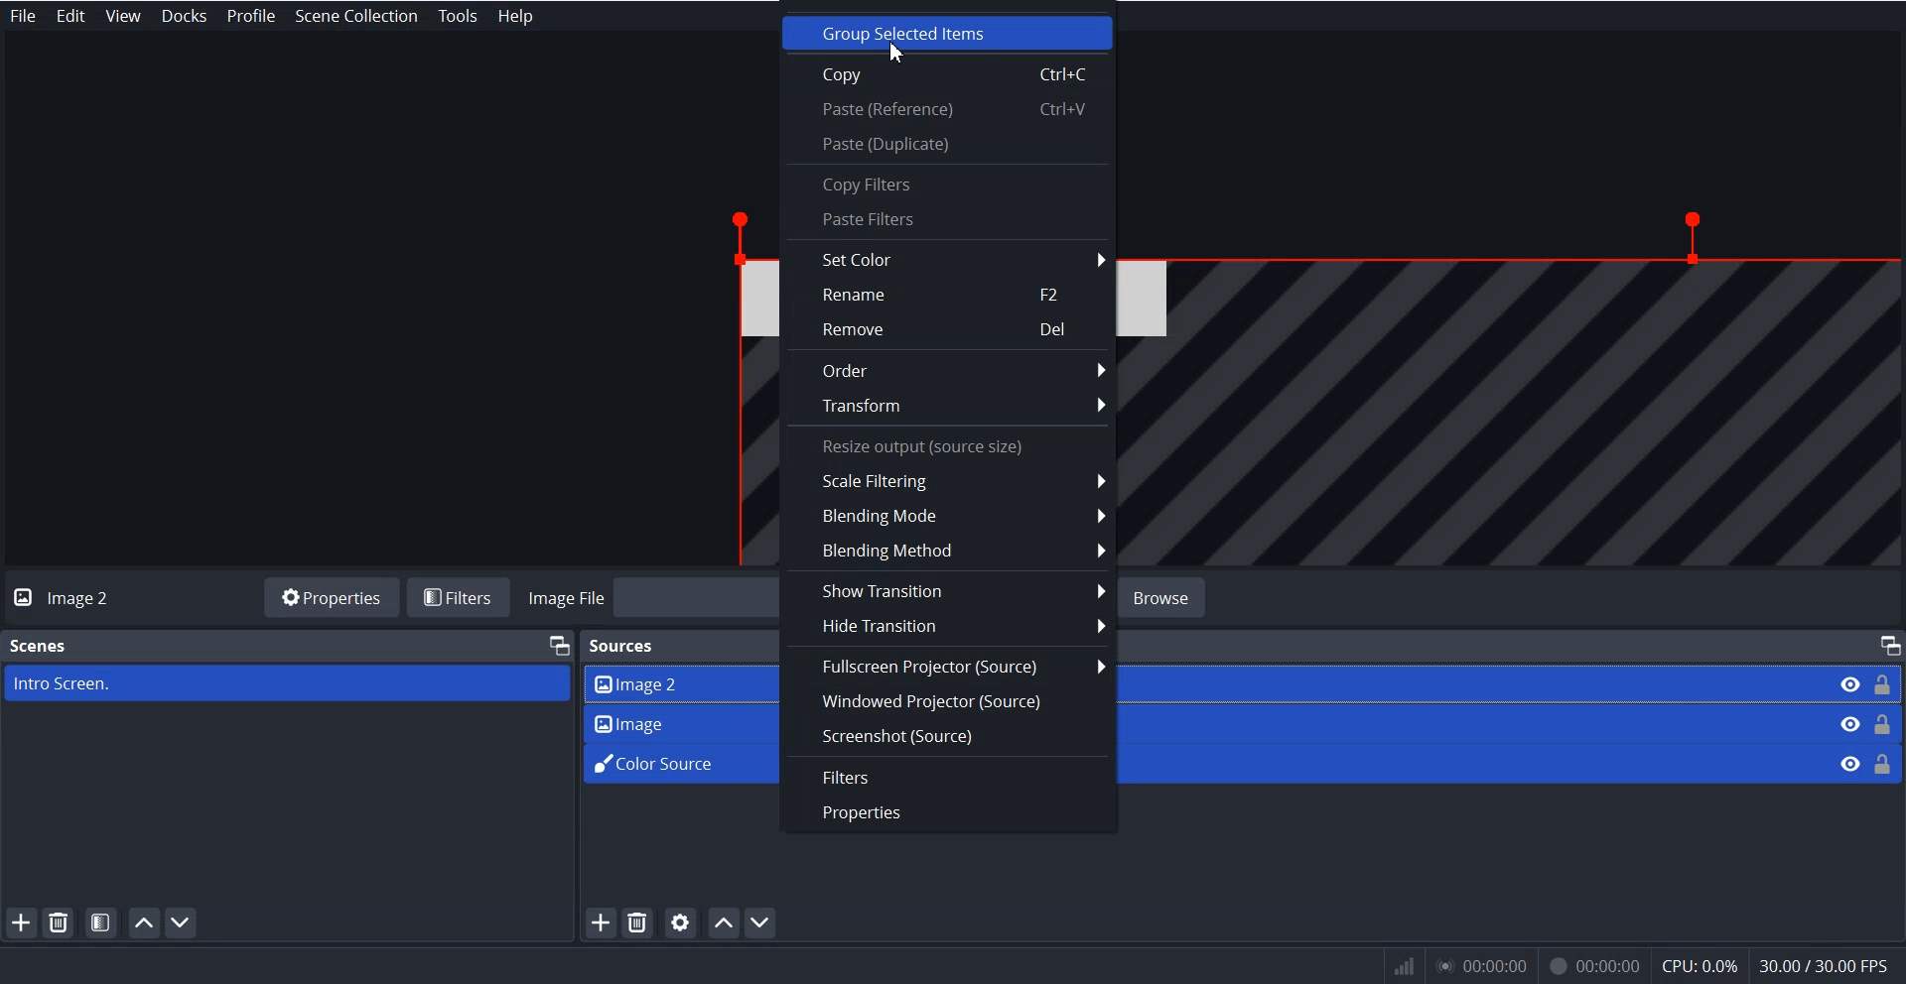  Describe the element at coordinates (947, 260) in the screenshot. I see `Set Color` at that location.